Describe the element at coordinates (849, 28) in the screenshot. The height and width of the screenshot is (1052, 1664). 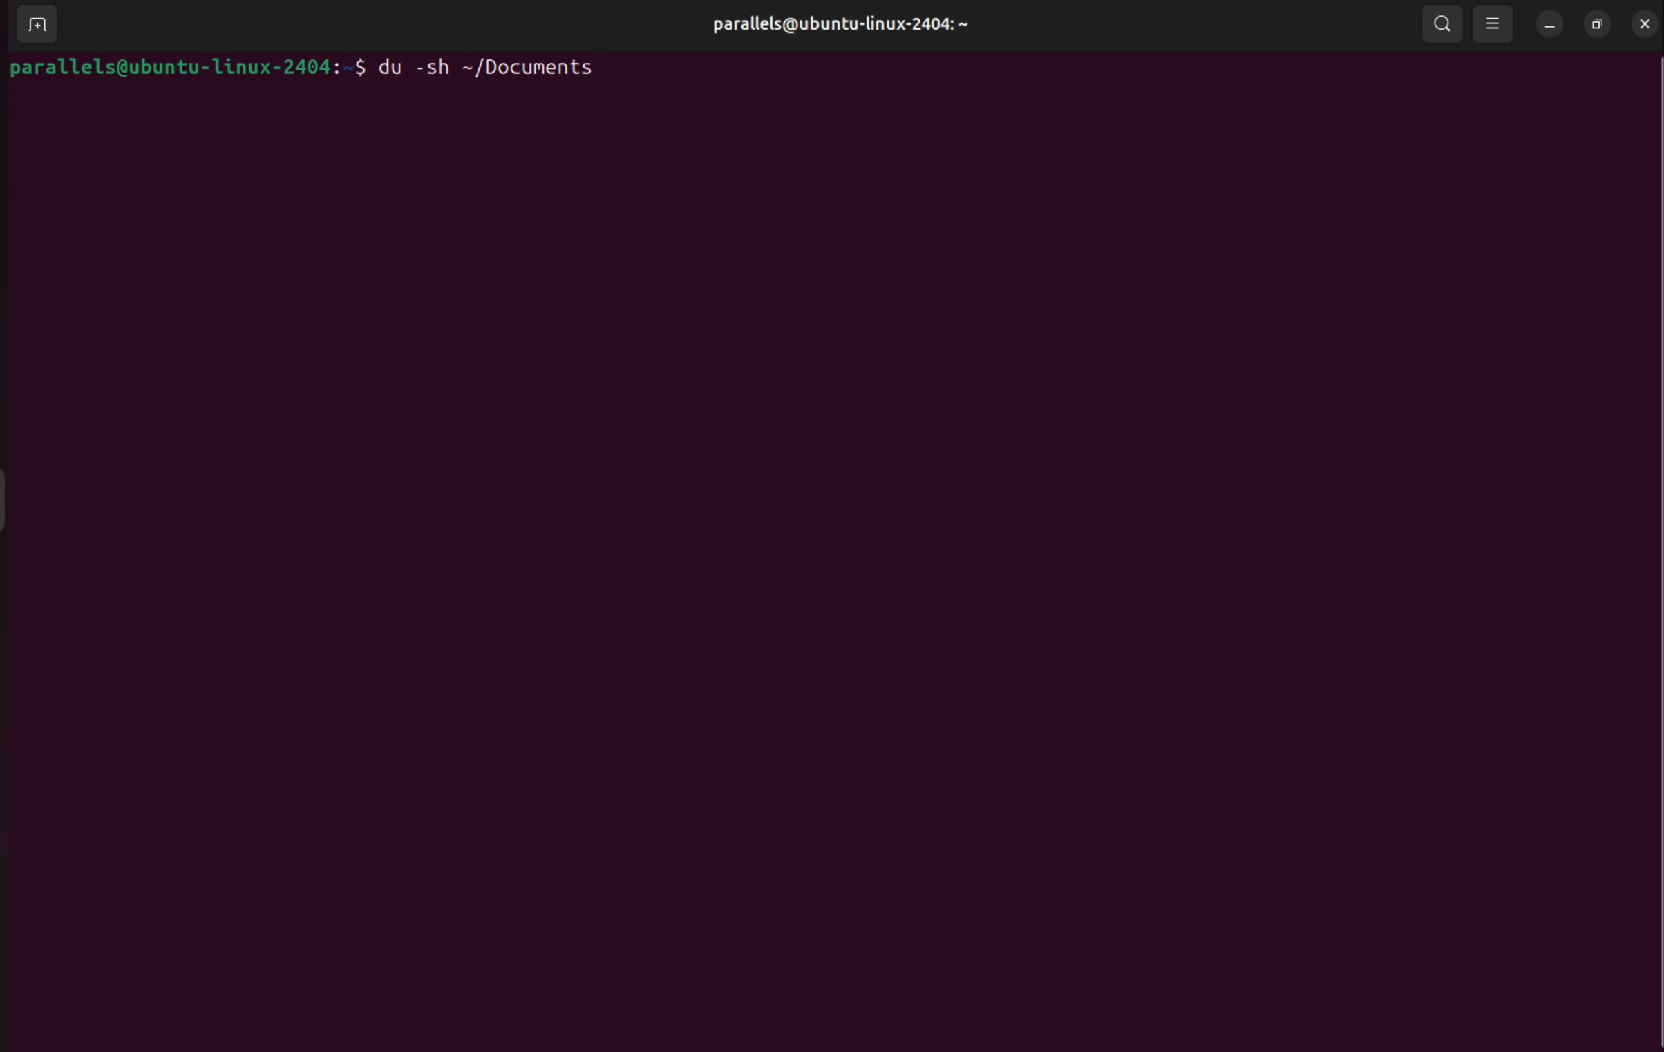
I see `parallels@ubuntu-linux-2404: ~` at that location.